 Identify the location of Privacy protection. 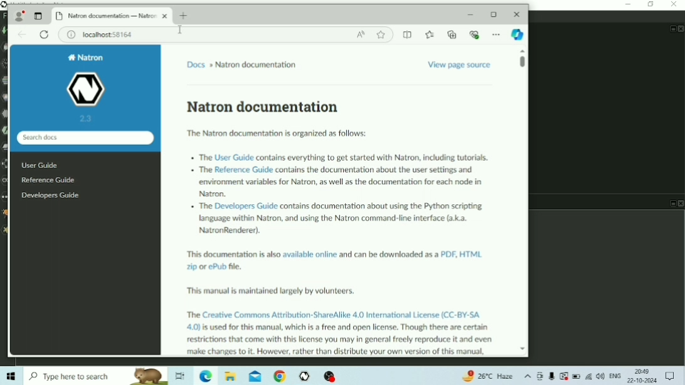
(475, 36).